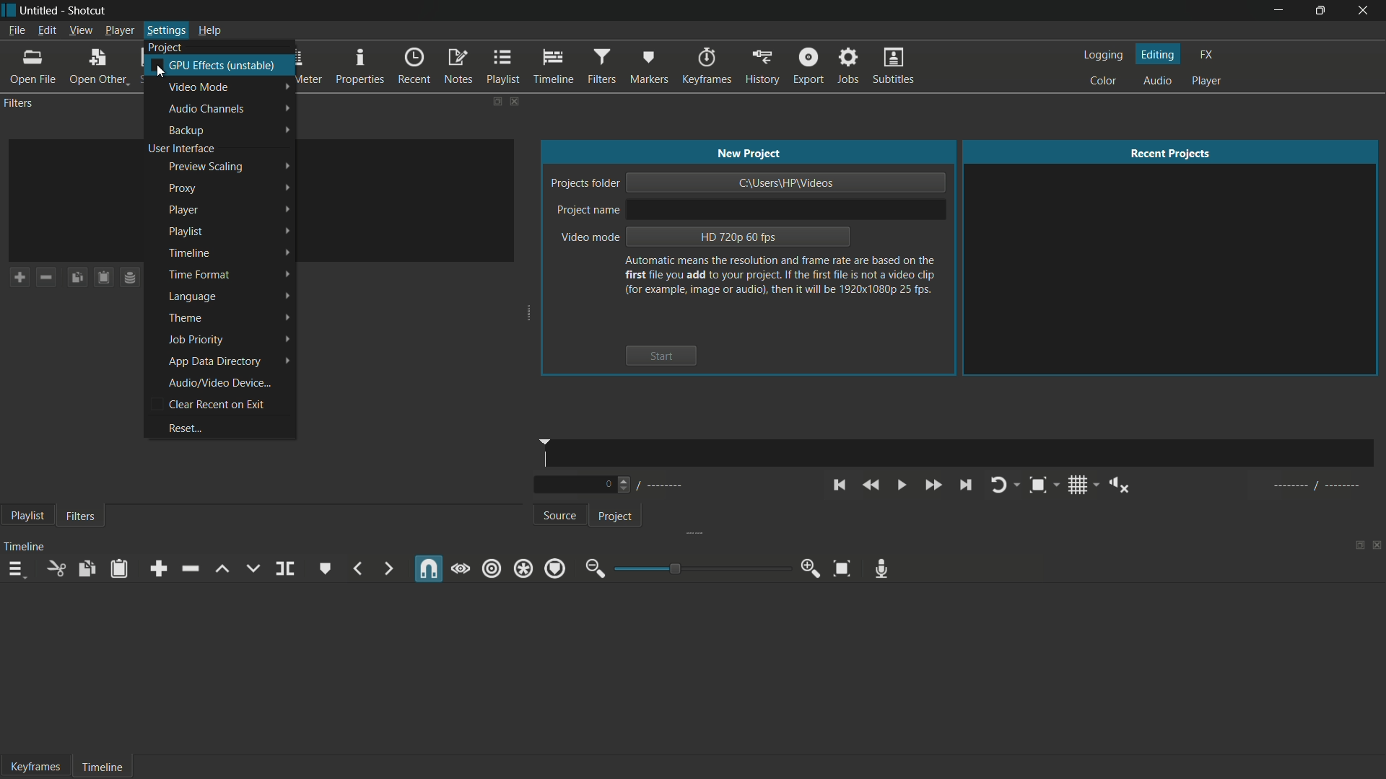 The image size is (1386, 779). Describe the element at coordinates (188, 568) in the screenshot. I see `ripple delete` at that location.